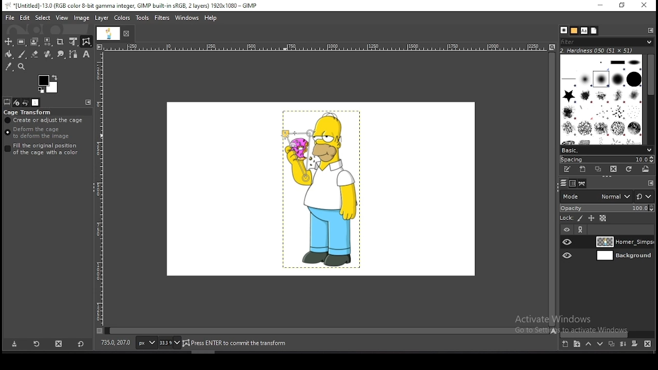 Image resolution: width=658 pixels, height=370 pixels. Describe the element at coordinates (284, 136) in the screenshot. I see `mouse pointer` at that location.